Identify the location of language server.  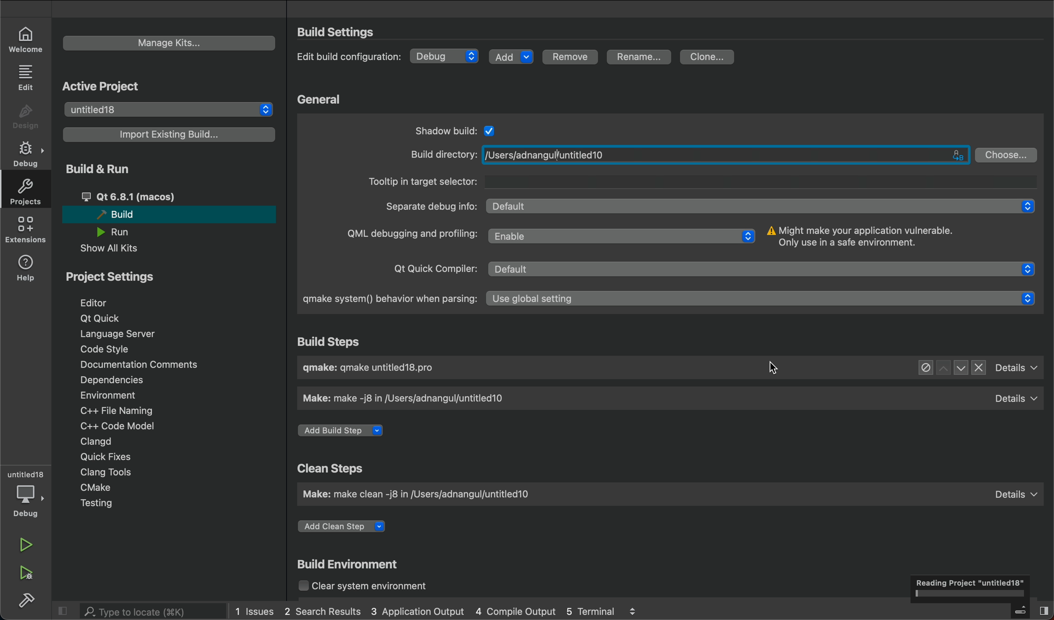
(123, 335).